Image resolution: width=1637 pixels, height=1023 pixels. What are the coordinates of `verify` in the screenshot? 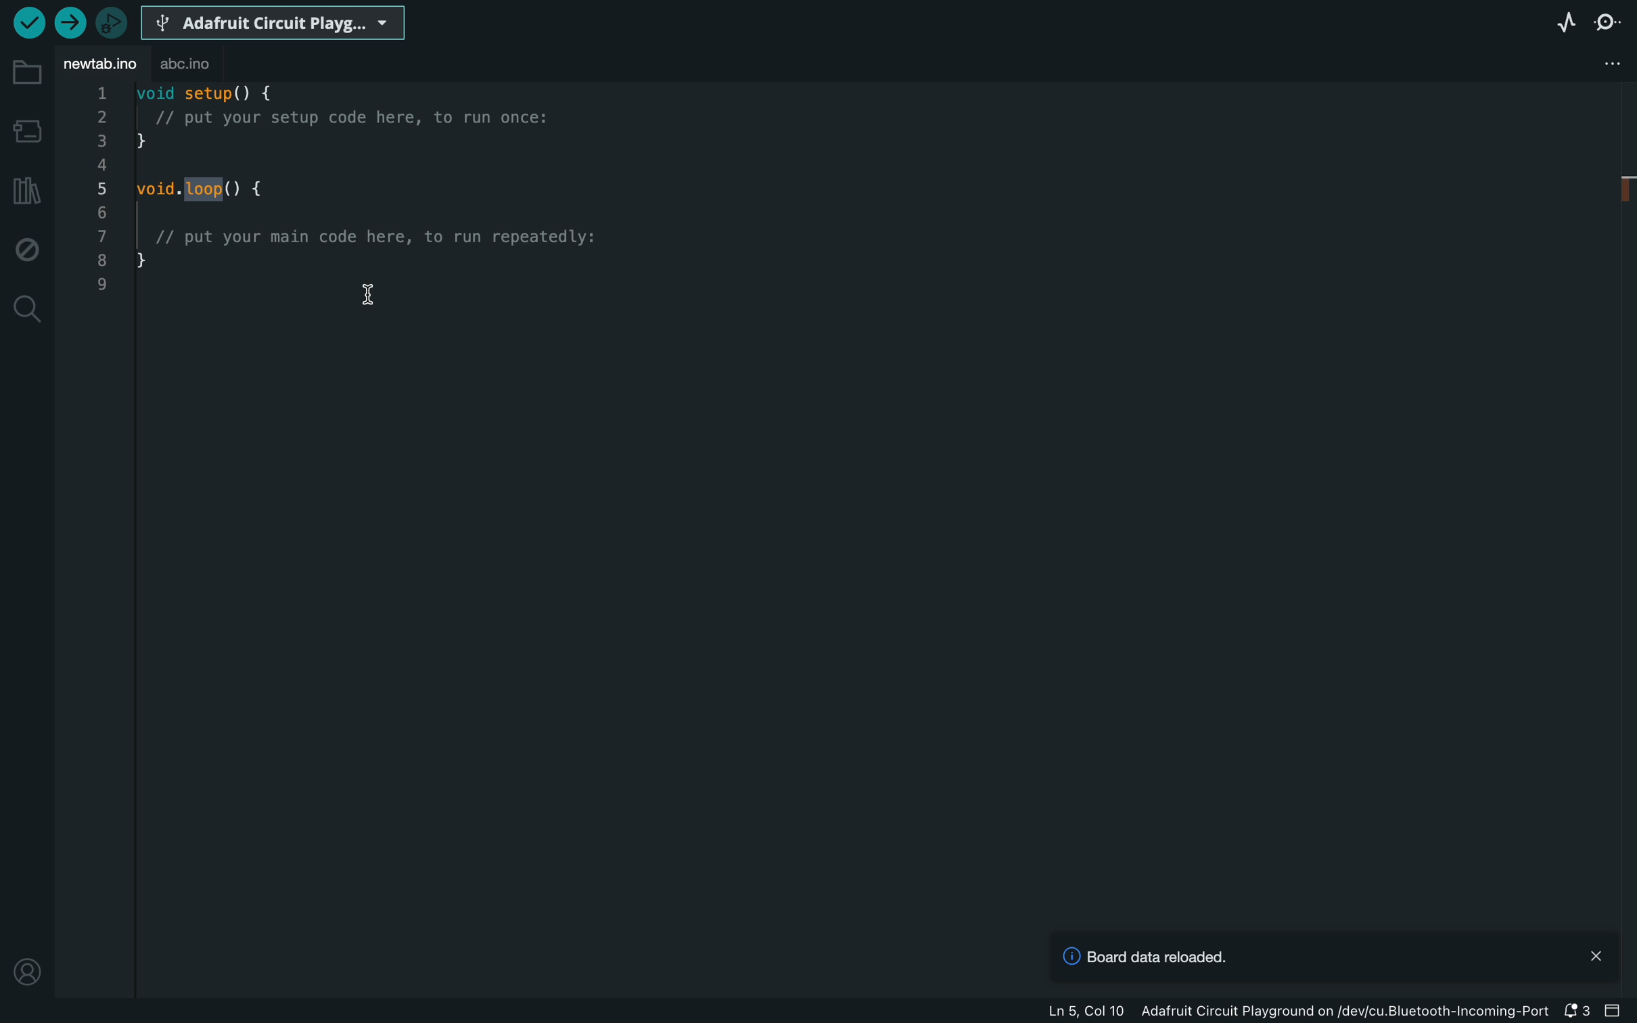 It's located at (29, 24).